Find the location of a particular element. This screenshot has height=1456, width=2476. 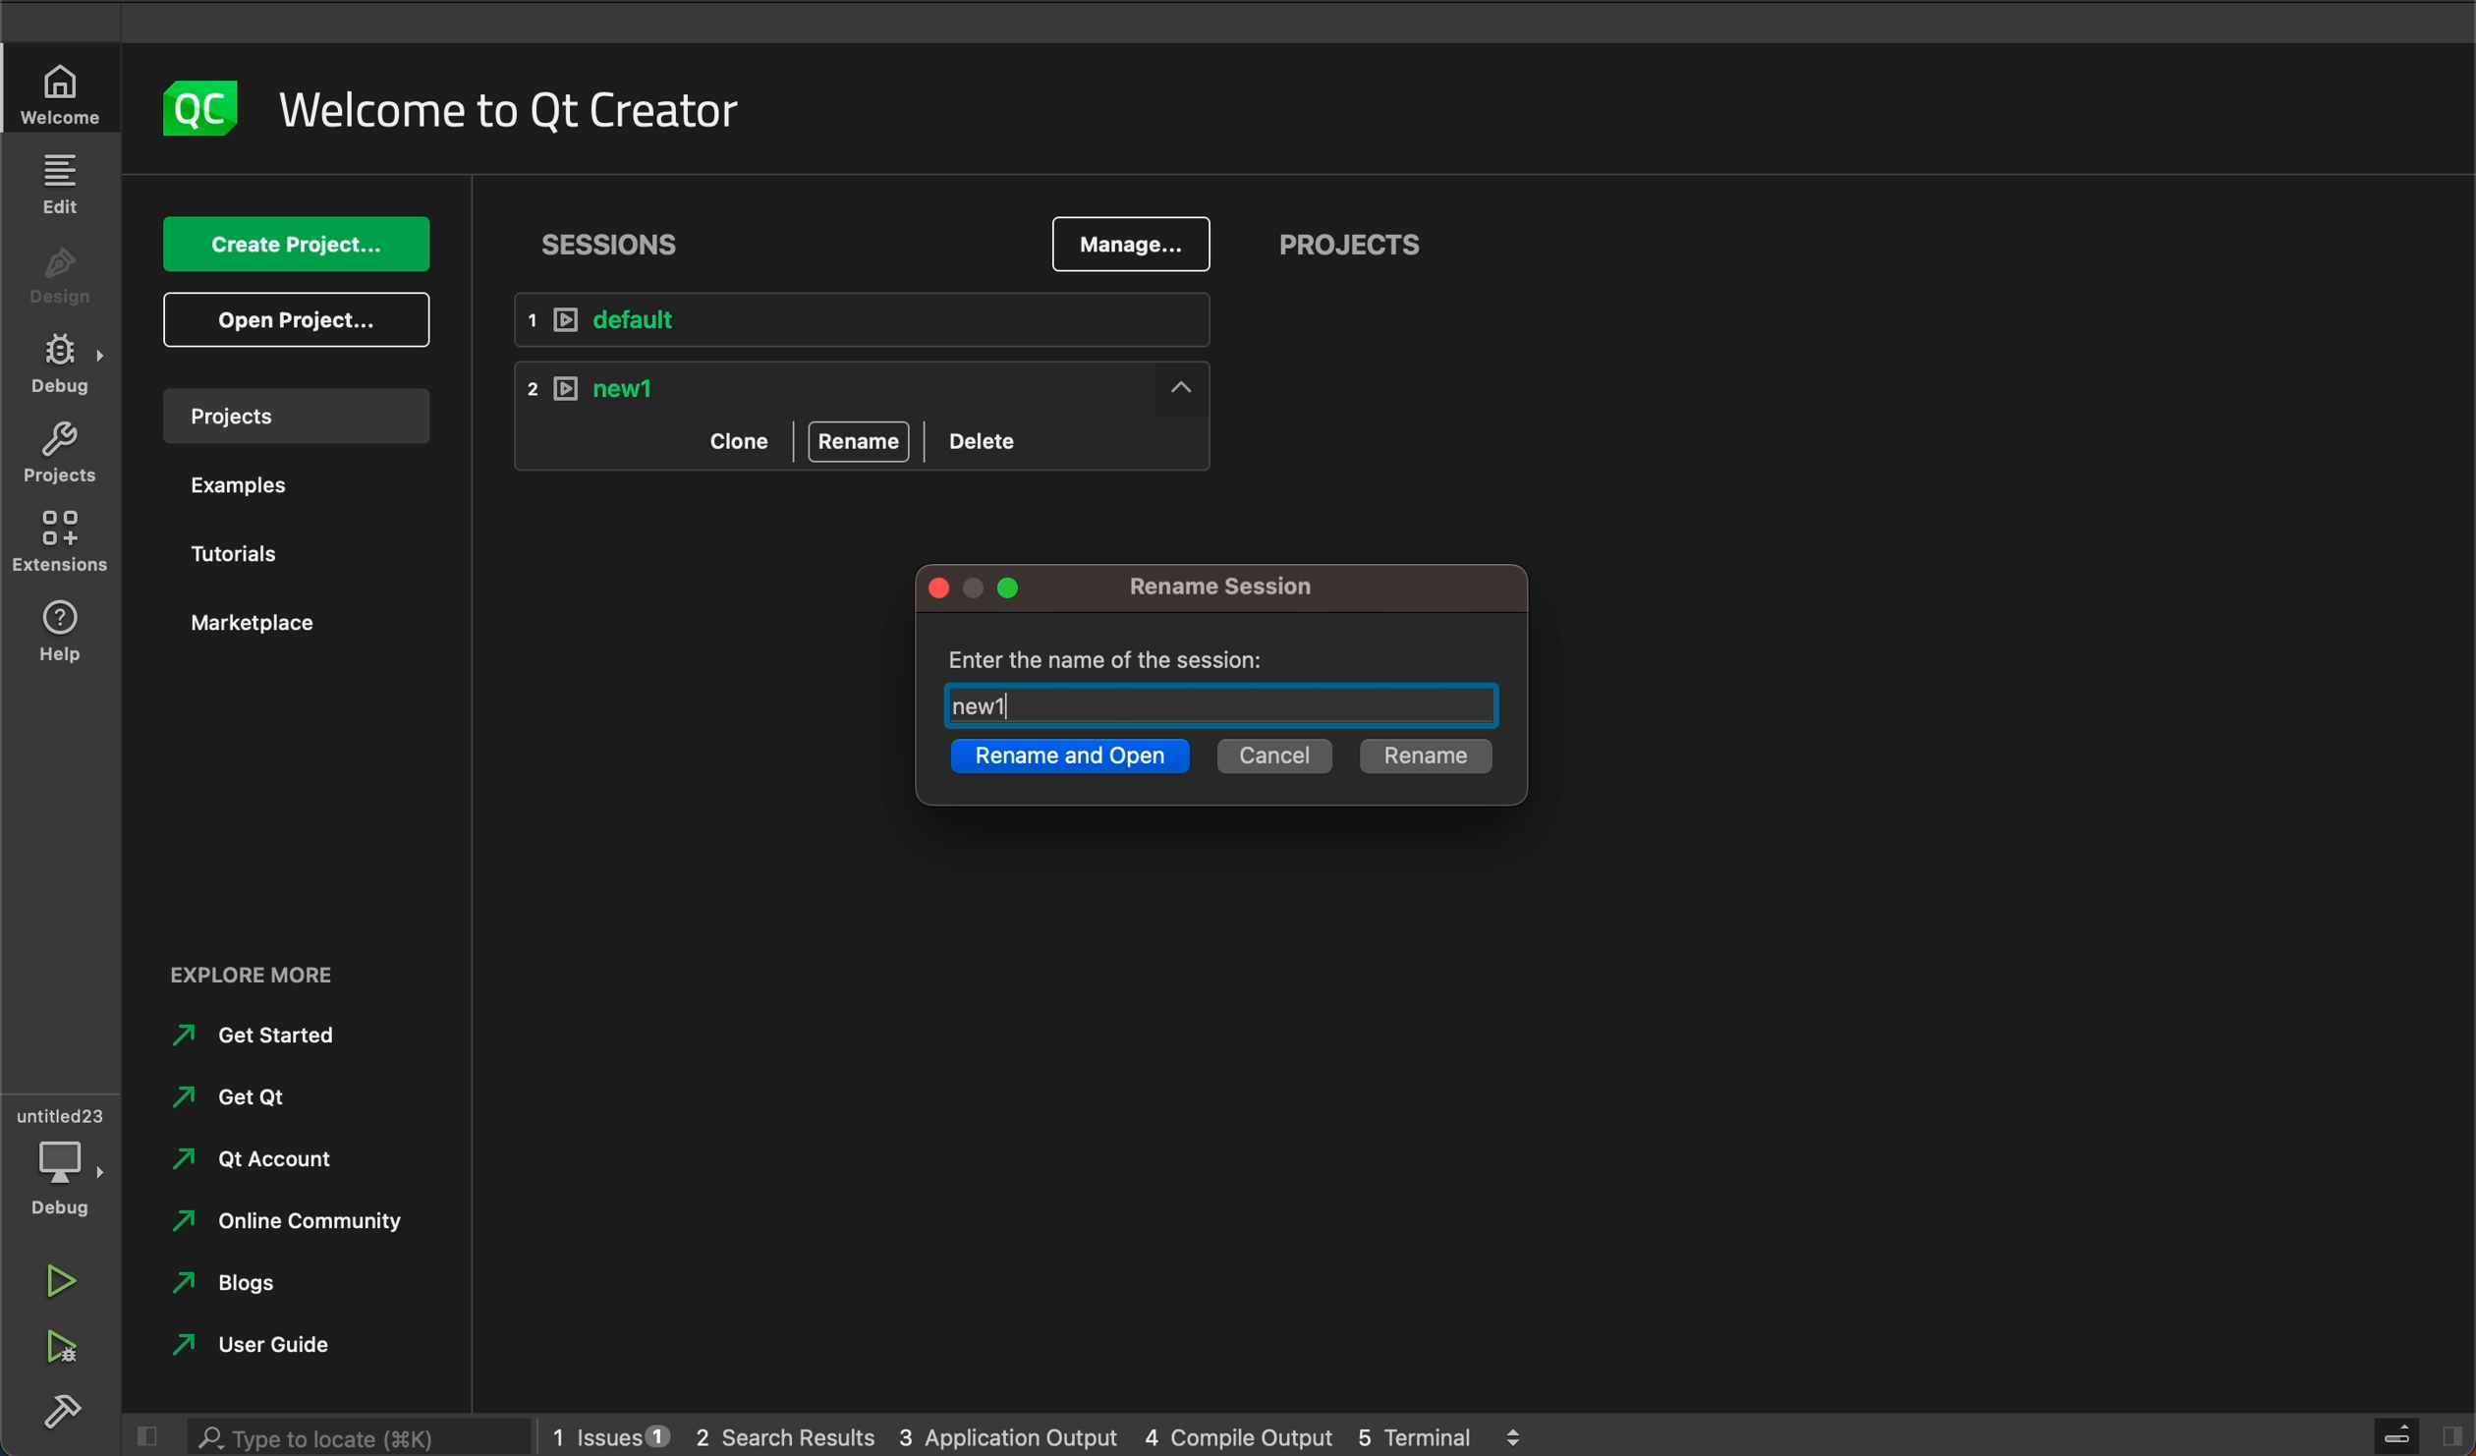

projects is located at coordinates (290, 415).